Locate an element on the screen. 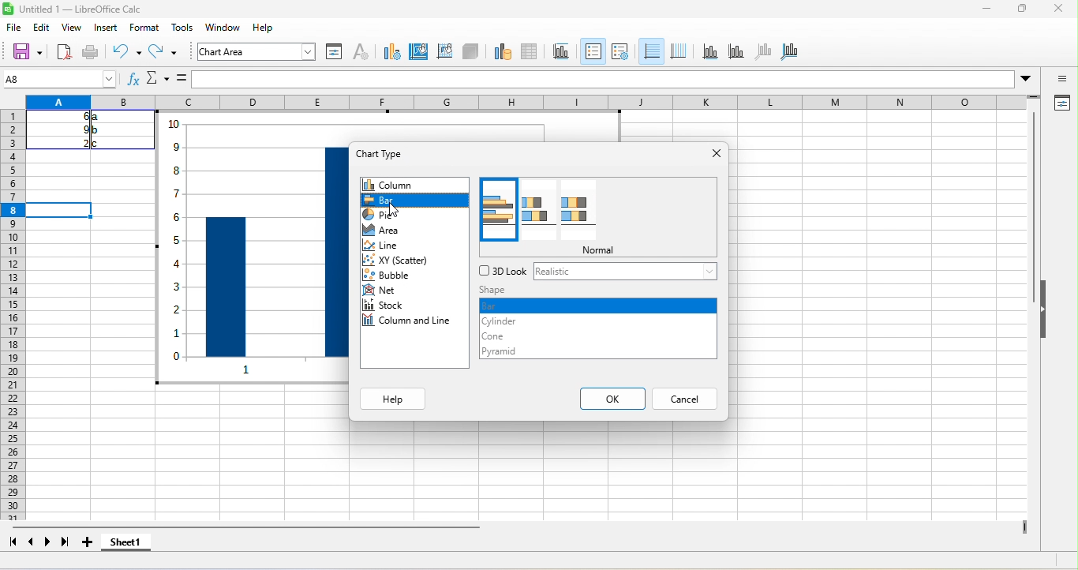  chart area is located at coordinates (420, 51).